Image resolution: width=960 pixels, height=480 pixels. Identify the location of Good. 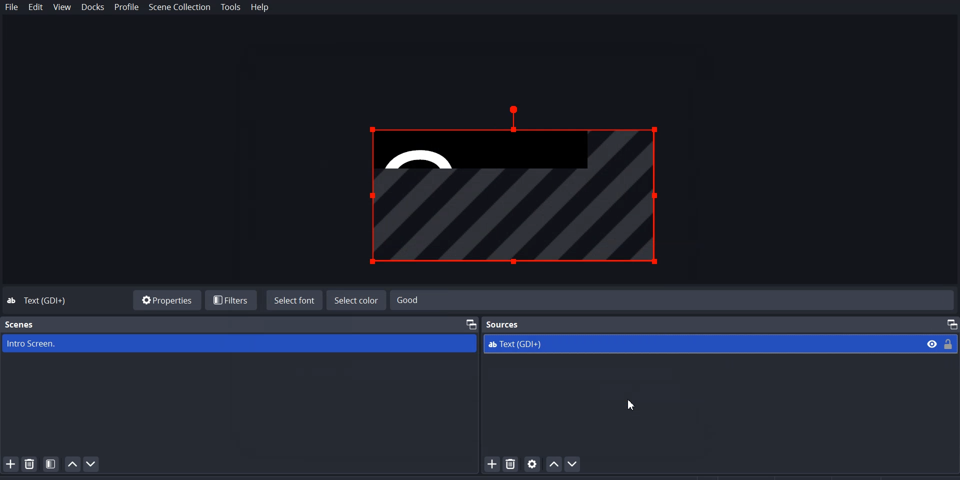
(666, 300).